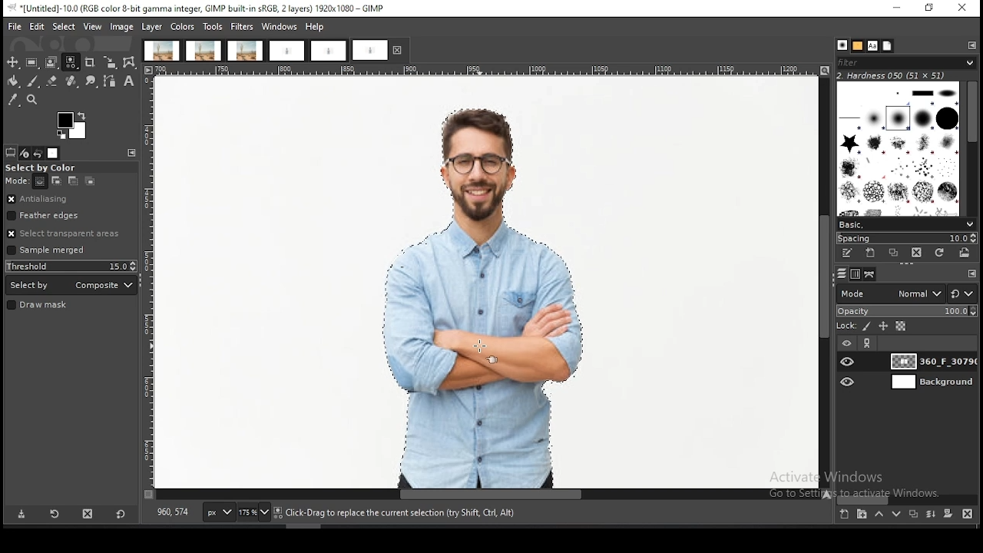 The width and height of the screenshot is (983, 553). Describe the element at coordinates (846, 253) in the screenshot. I see `edit this brush` at that location.